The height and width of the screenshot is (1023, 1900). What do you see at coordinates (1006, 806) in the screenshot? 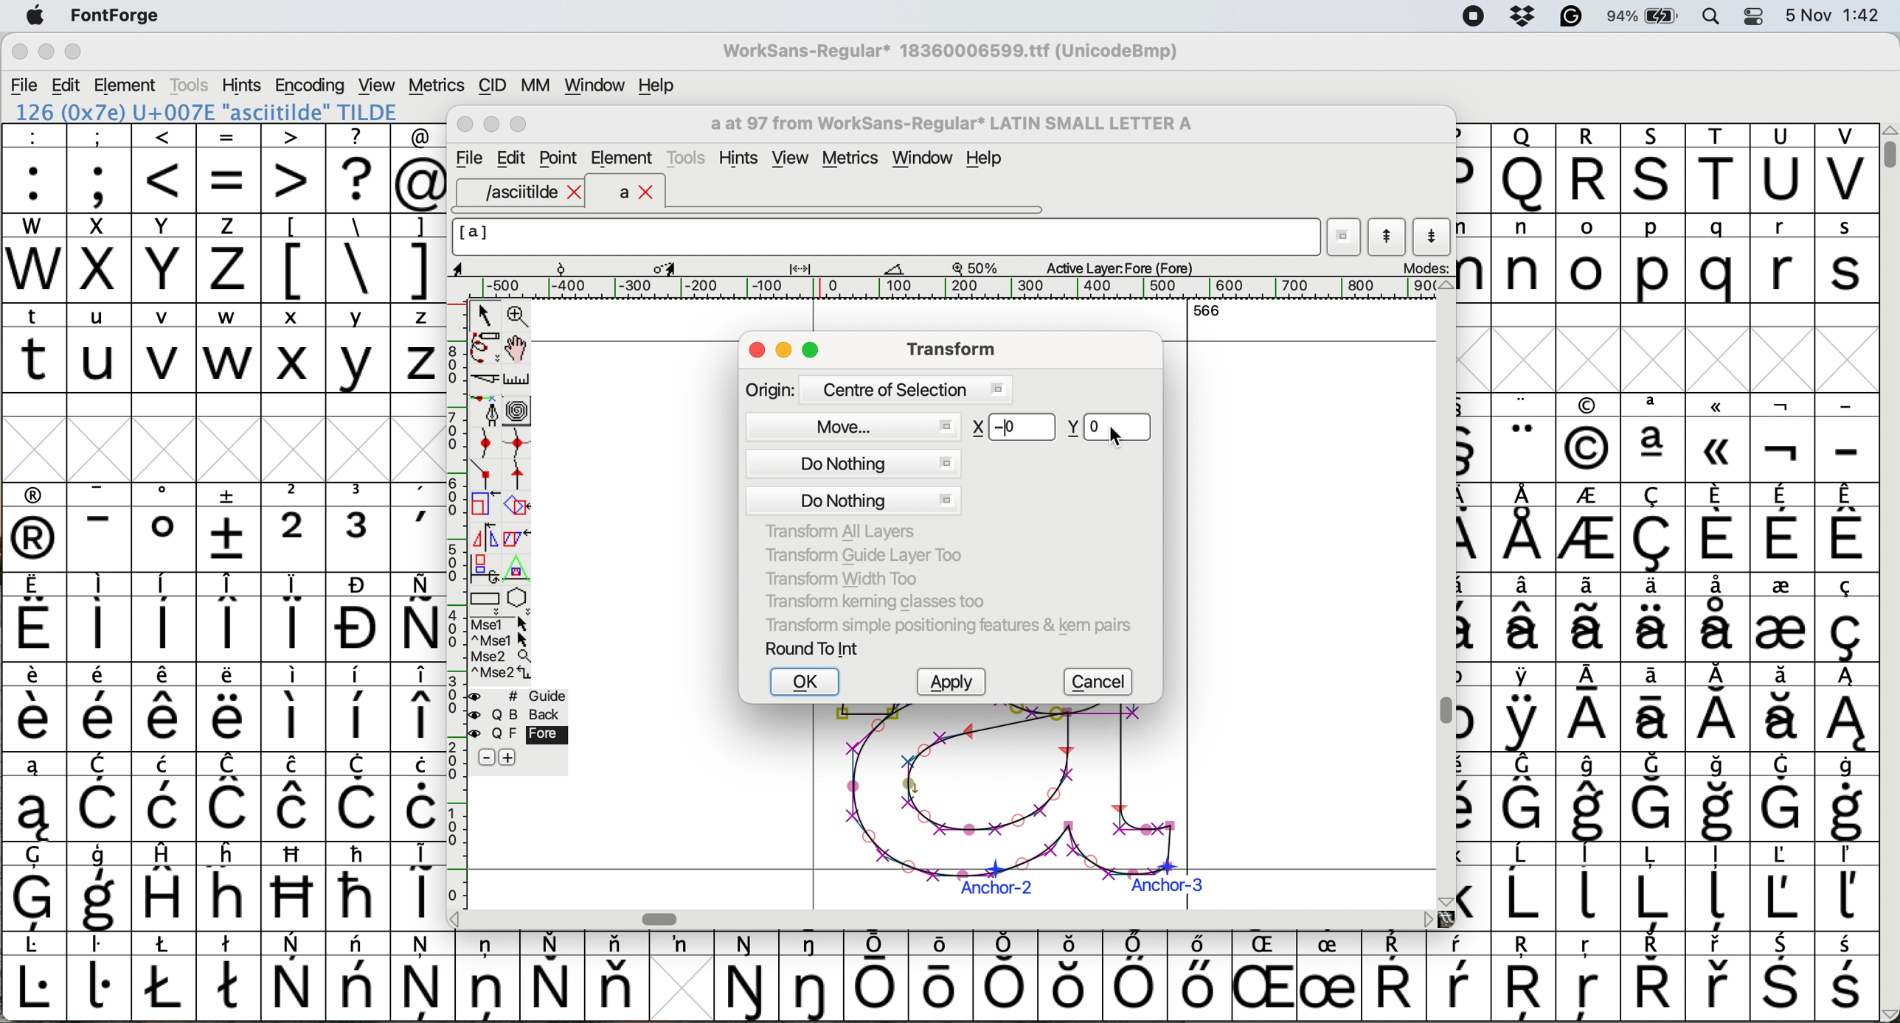
I see `a glyph` at bounding box center [1006, 806].